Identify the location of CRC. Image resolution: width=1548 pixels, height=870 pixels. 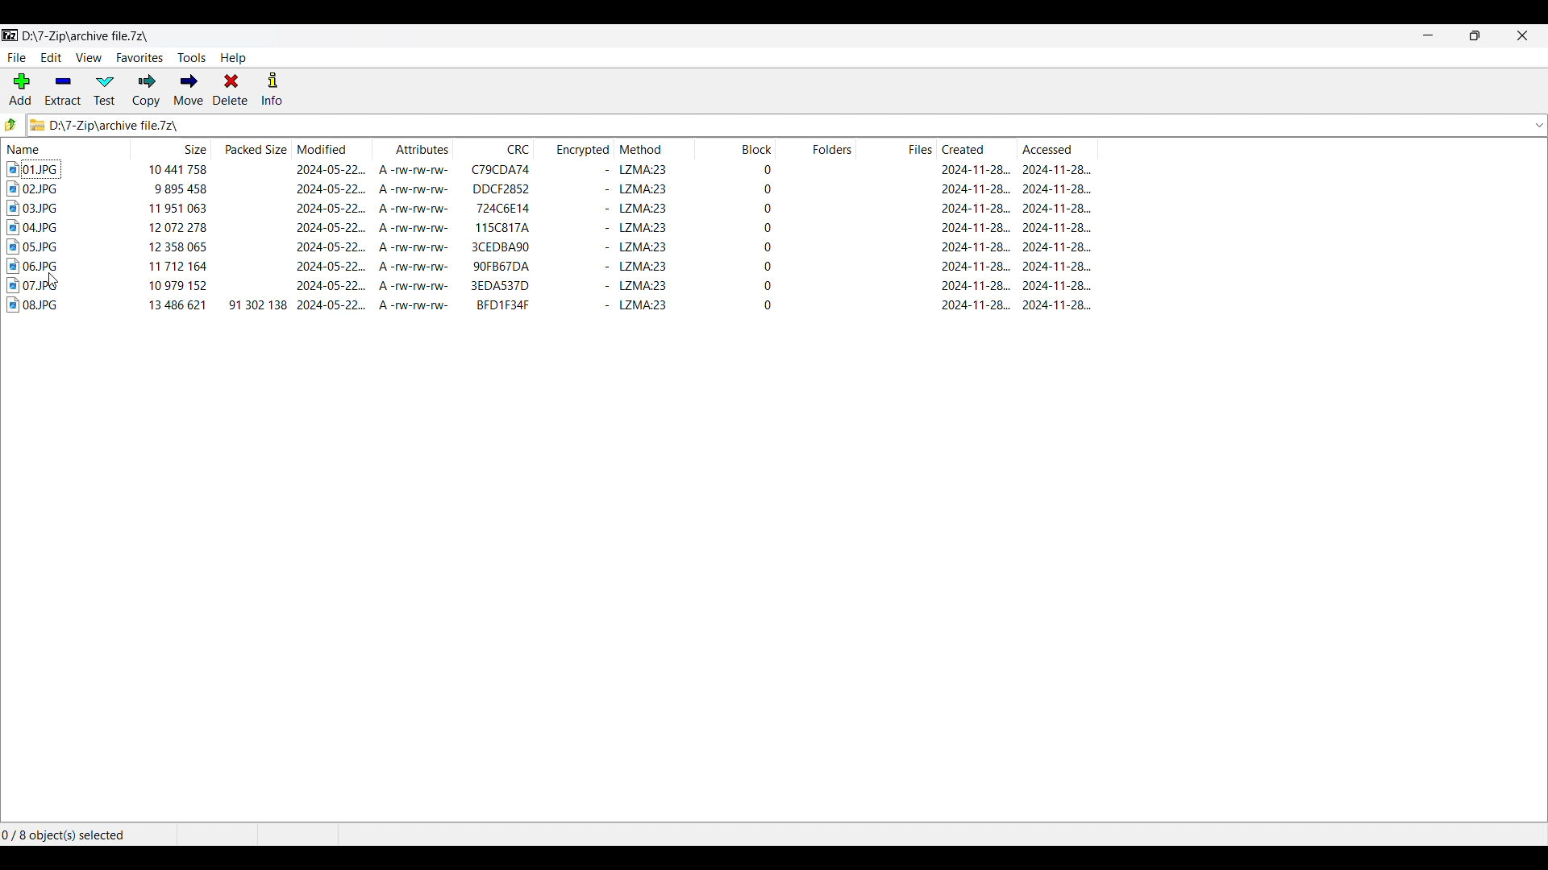
(501, 188).